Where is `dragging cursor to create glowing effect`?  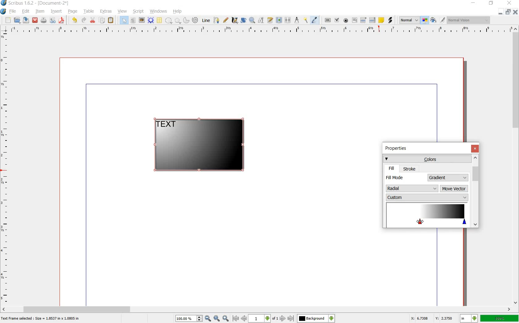
dragging cursor to create glowing effect is located at coordinates (419, 222).